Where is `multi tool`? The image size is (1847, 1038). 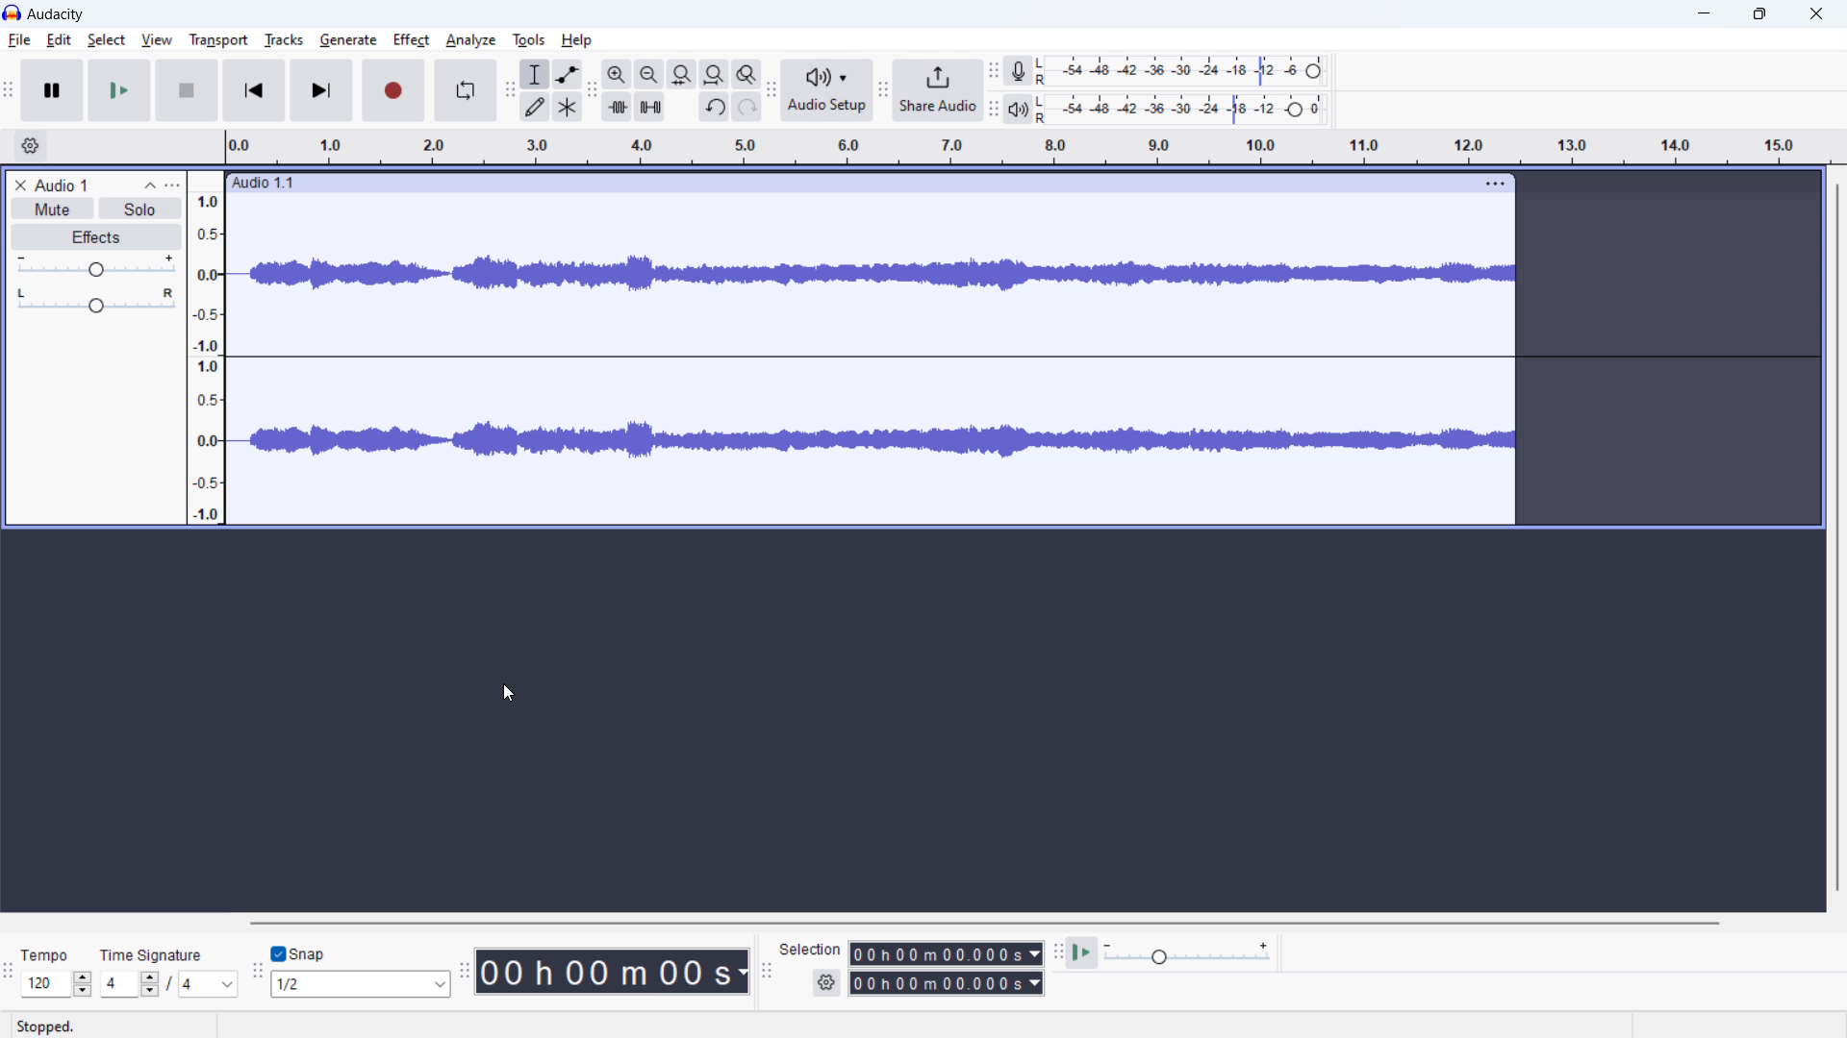
multi tool is located at coordinates (568, 106).